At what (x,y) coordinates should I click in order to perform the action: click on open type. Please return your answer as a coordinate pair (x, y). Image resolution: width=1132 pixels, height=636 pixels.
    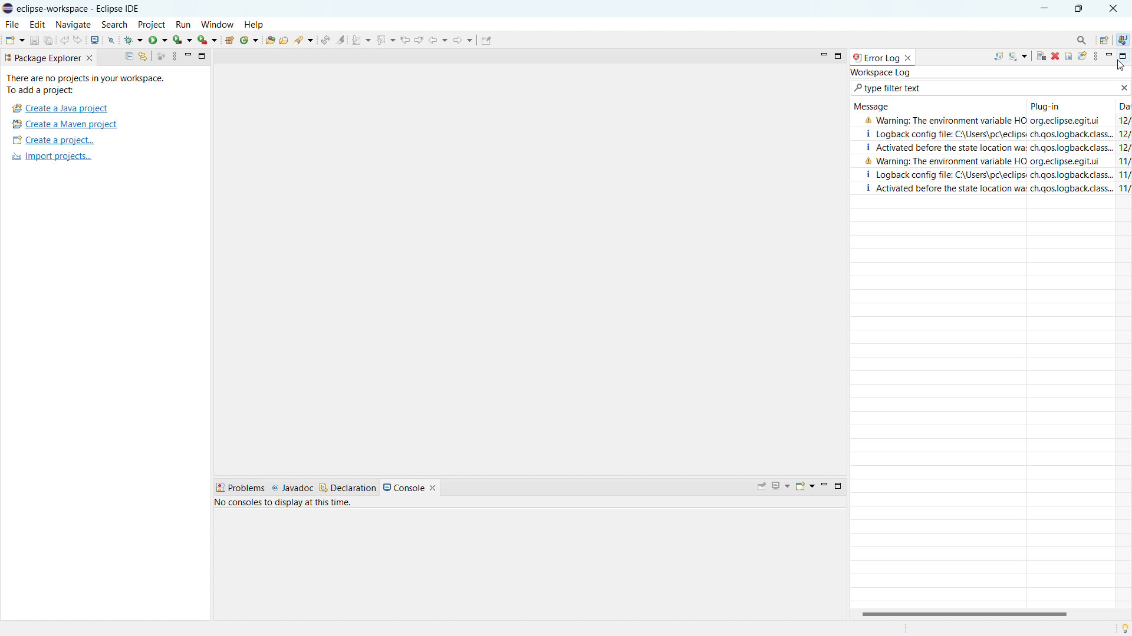
    Looking at the image, I should click on (270, 39).